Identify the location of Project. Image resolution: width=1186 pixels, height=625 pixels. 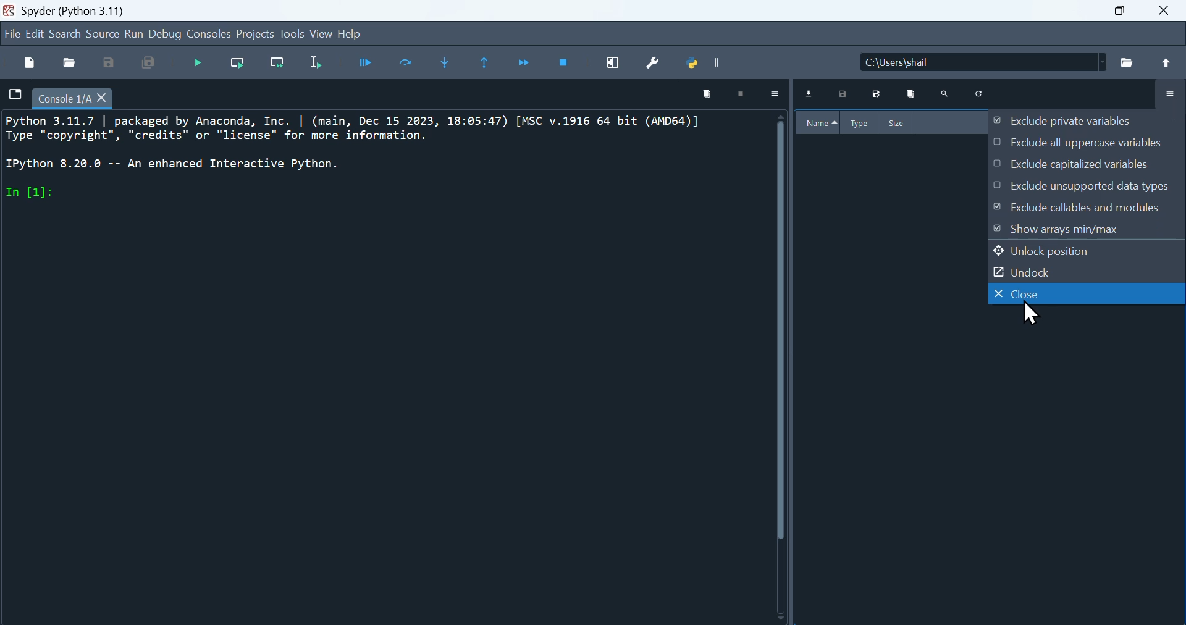
(255, 36).